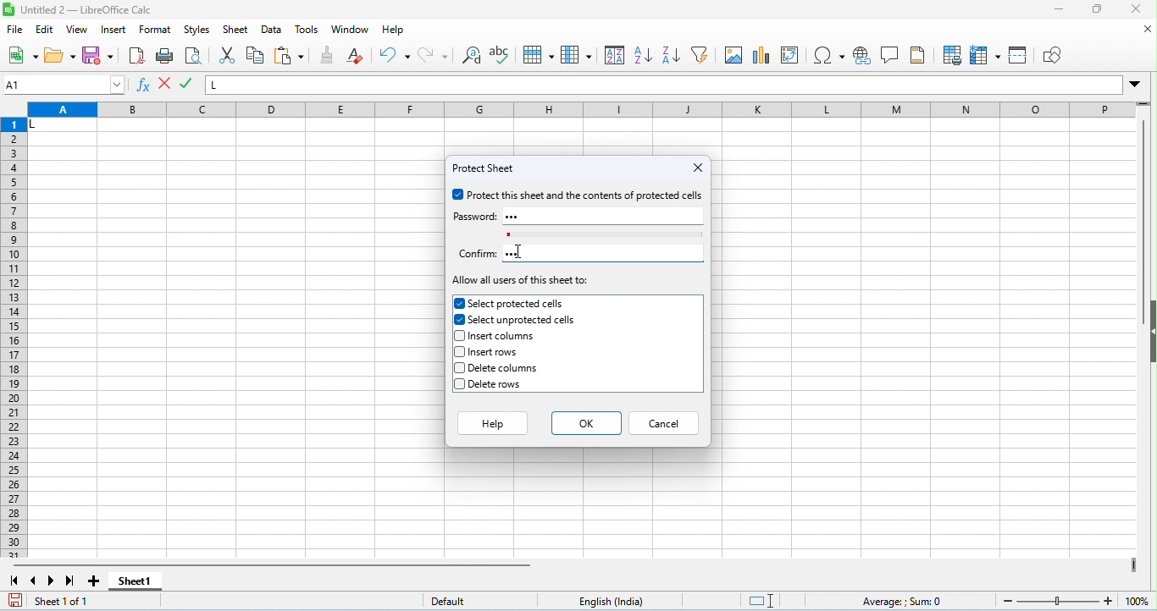 The height and width of the screenshot is (611, 1157). I want to click on insert special characters, so click(829, 55).